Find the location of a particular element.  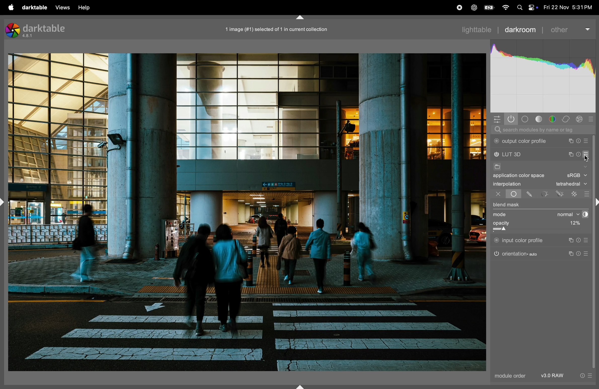

opacity is located at coordinates (525, 225).